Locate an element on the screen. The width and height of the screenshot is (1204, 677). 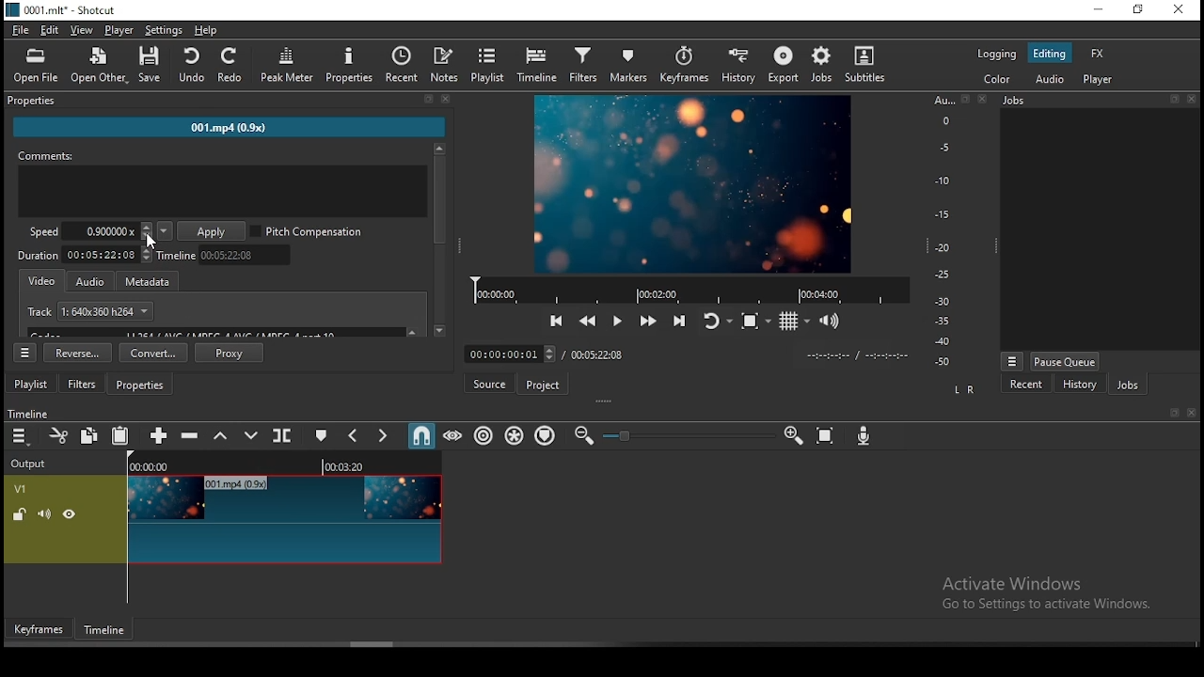
view is located at coordinates (82, 30).